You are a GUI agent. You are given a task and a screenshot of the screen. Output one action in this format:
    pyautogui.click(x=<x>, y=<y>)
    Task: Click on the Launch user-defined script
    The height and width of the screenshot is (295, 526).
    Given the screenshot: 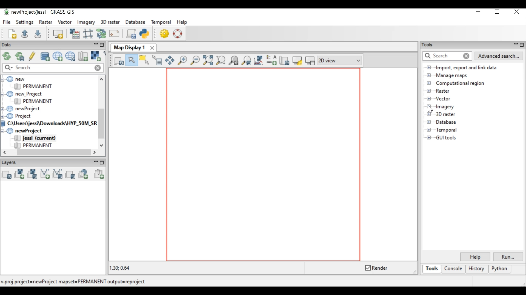 What is the action you would take?
    pyautogui.click(x=130, y=34)
    